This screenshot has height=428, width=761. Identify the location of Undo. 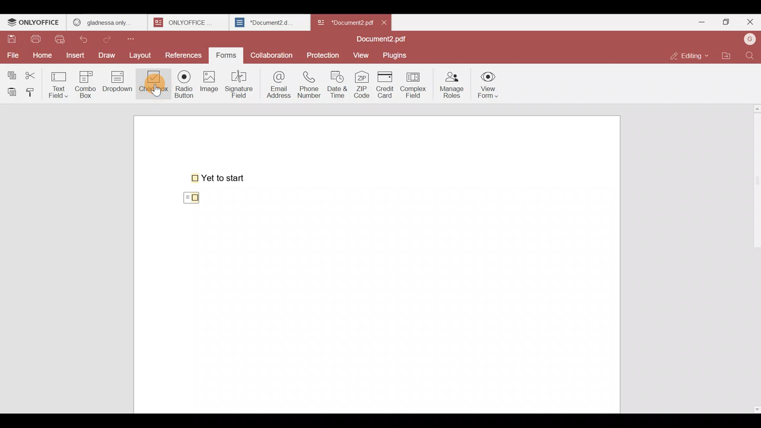
(87, 38).